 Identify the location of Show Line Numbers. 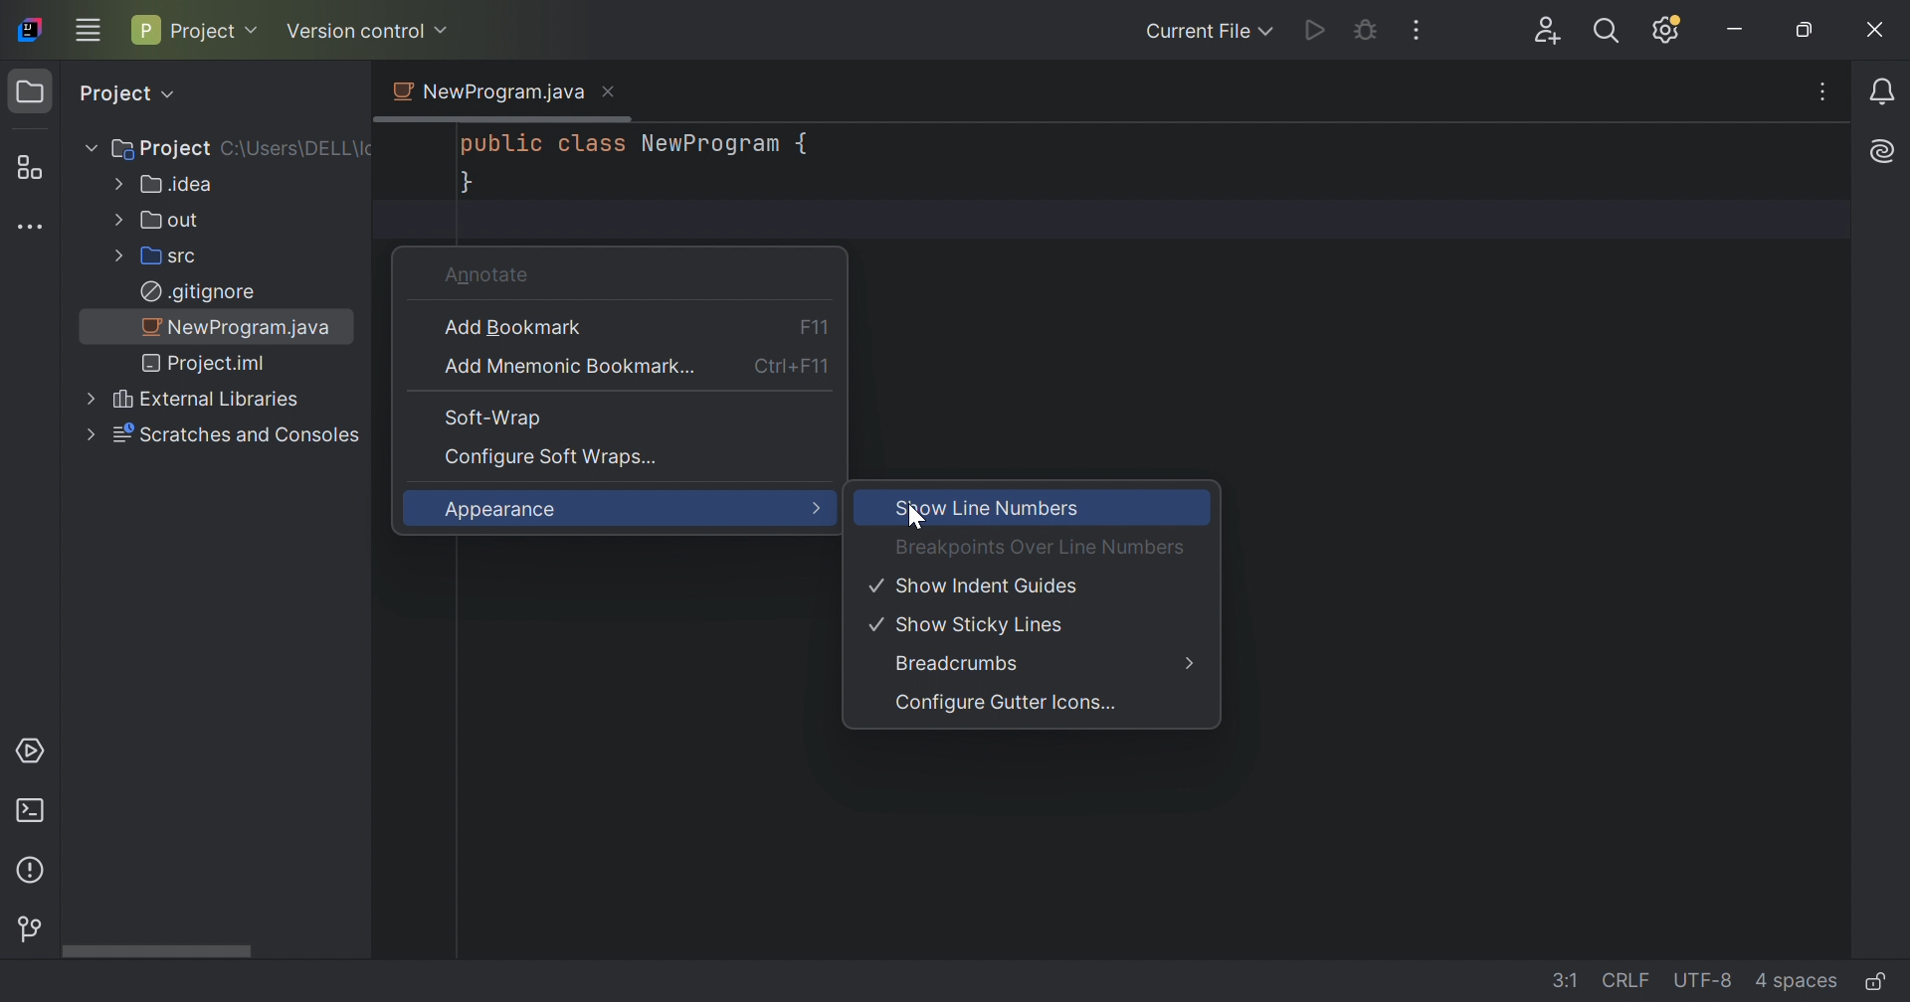
(989, 508).